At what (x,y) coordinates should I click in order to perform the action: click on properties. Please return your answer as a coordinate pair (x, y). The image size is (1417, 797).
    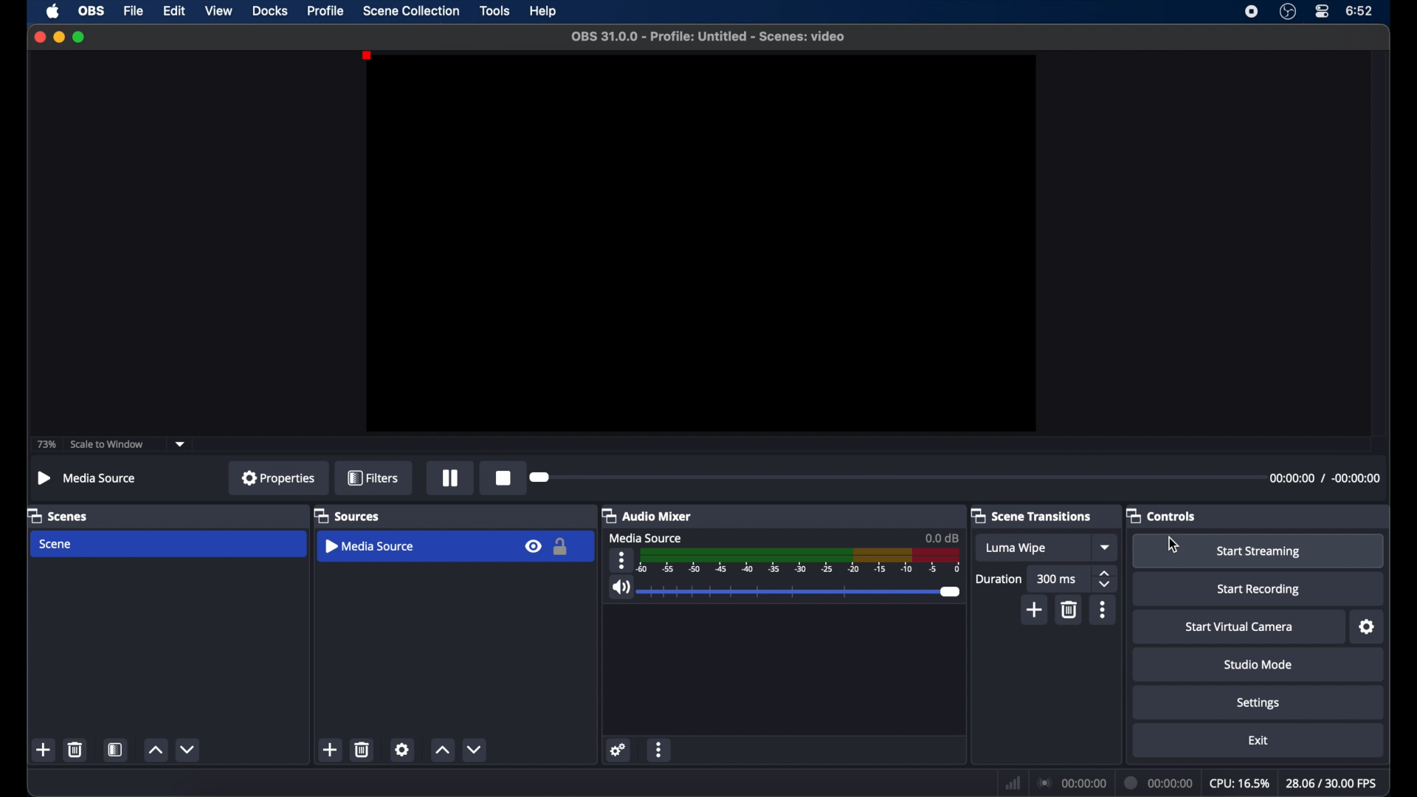
    Looking at the image, I should click on (279, 477).